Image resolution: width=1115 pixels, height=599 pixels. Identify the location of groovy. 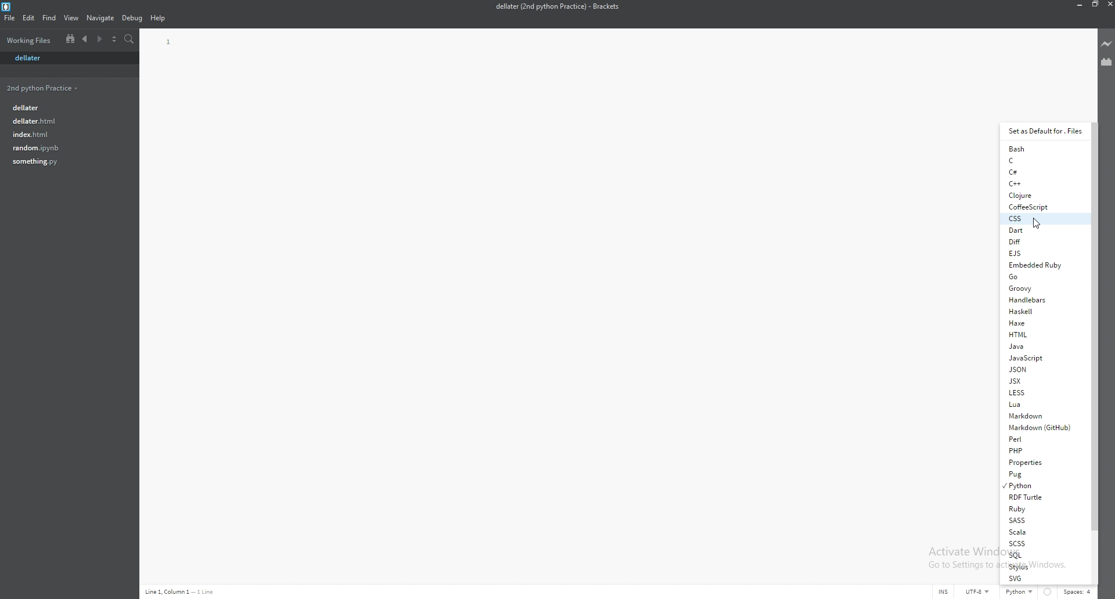
(1042, 287).